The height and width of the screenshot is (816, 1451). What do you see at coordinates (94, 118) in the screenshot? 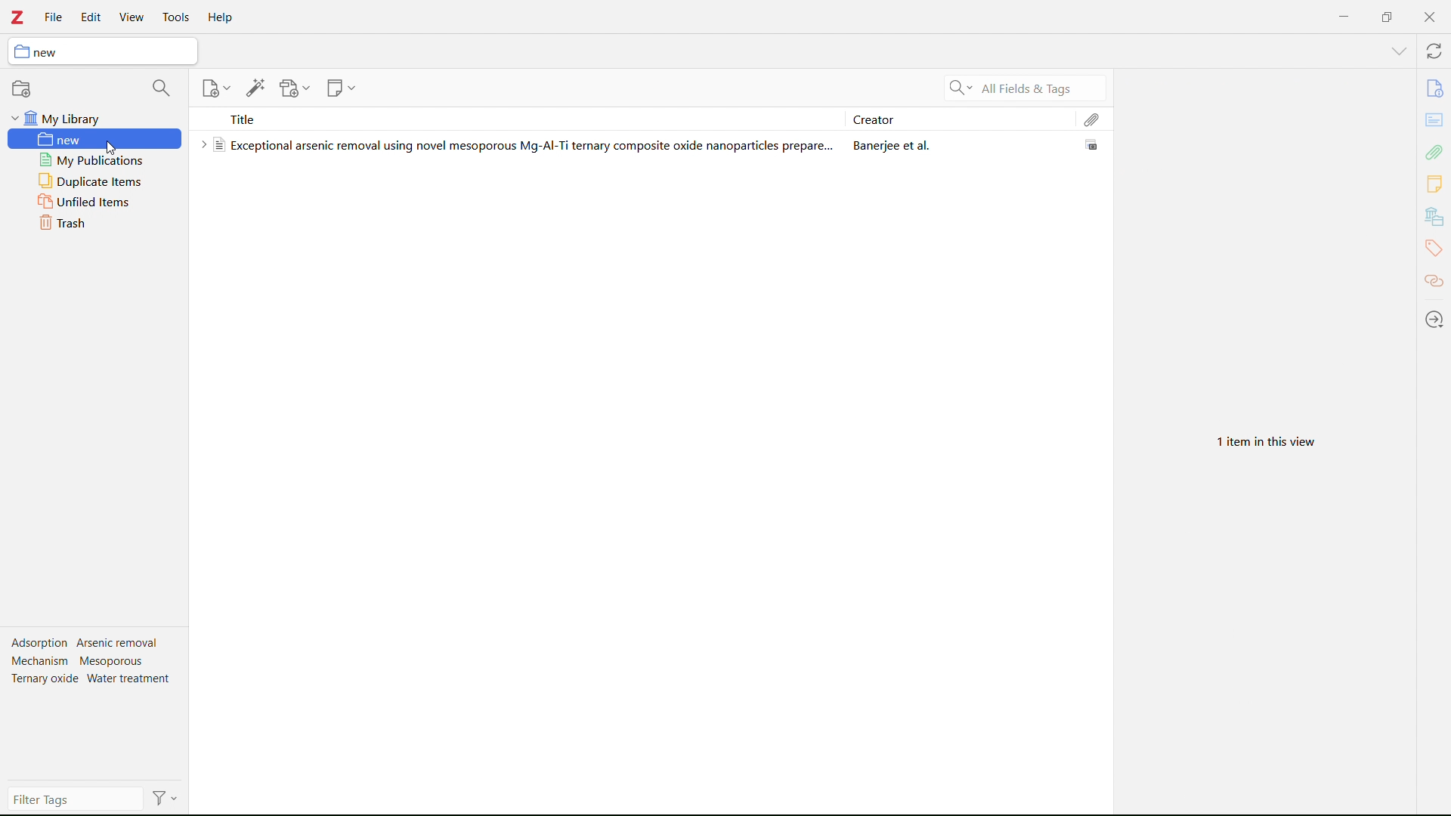
I see `my library` at bounding box center [94, 118].